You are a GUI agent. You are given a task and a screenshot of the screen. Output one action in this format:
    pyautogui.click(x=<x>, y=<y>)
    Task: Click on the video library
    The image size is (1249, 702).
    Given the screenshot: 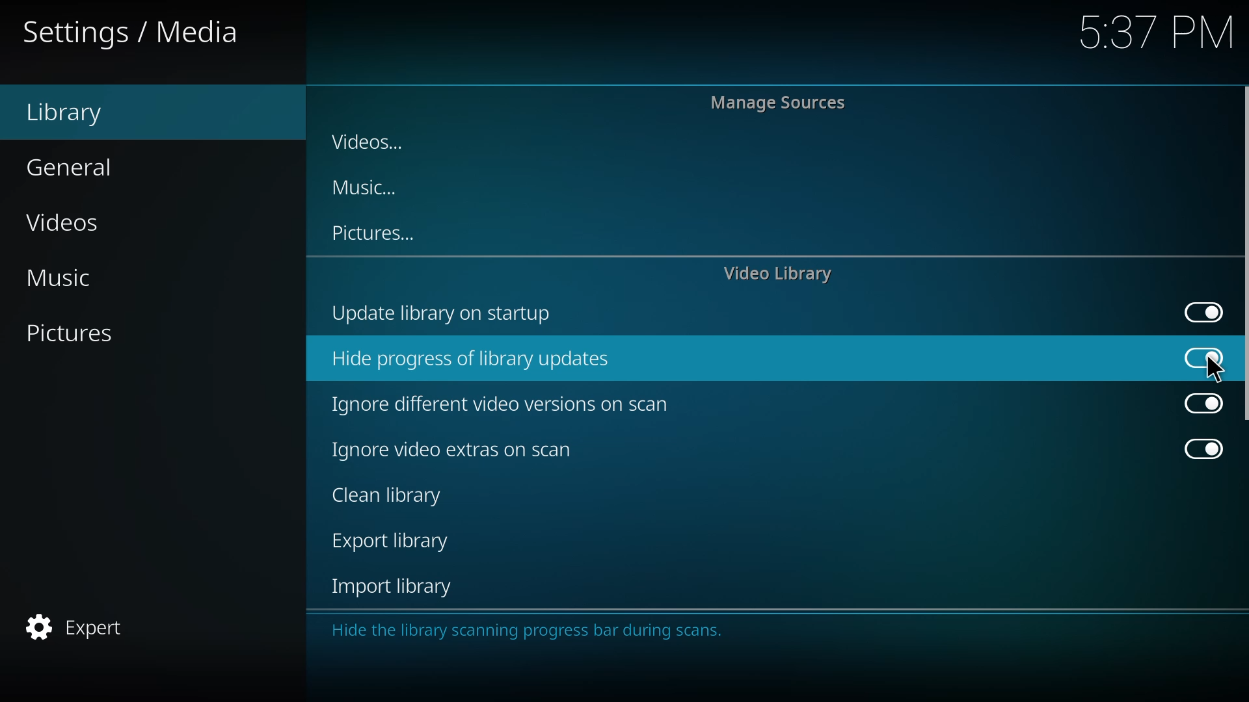 What is the action you would take?
    pyautogui.click(x=781, y=274)
    